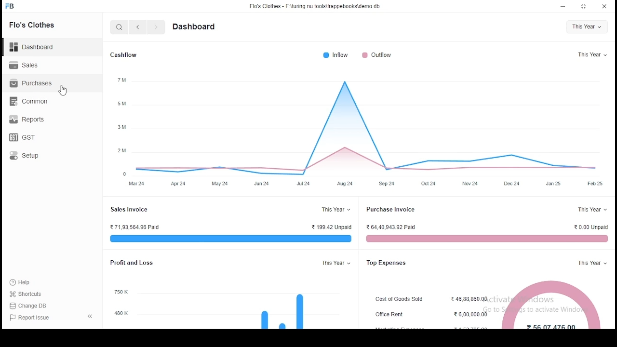 This screenshot has height=347, width=617. Describe the element at coordinates (335, 55) in the screenshot. I see `inflow legend` at that location.